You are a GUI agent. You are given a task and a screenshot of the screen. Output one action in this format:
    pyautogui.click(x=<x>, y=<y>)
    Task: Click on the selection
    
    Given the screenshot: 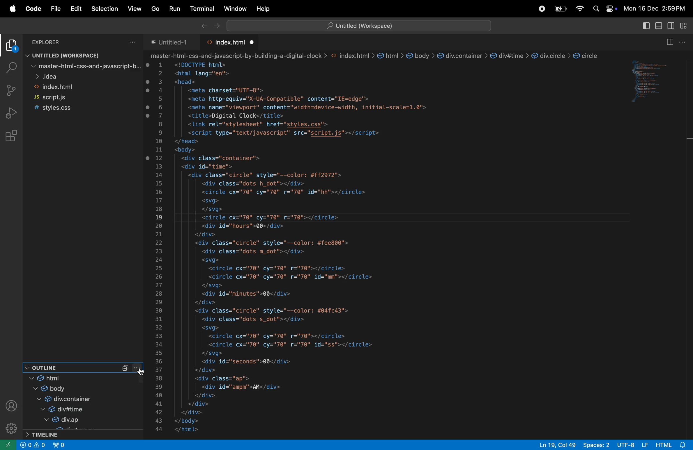 What is the action you would take?
    pyautogui.click(x=105, y=9)
    